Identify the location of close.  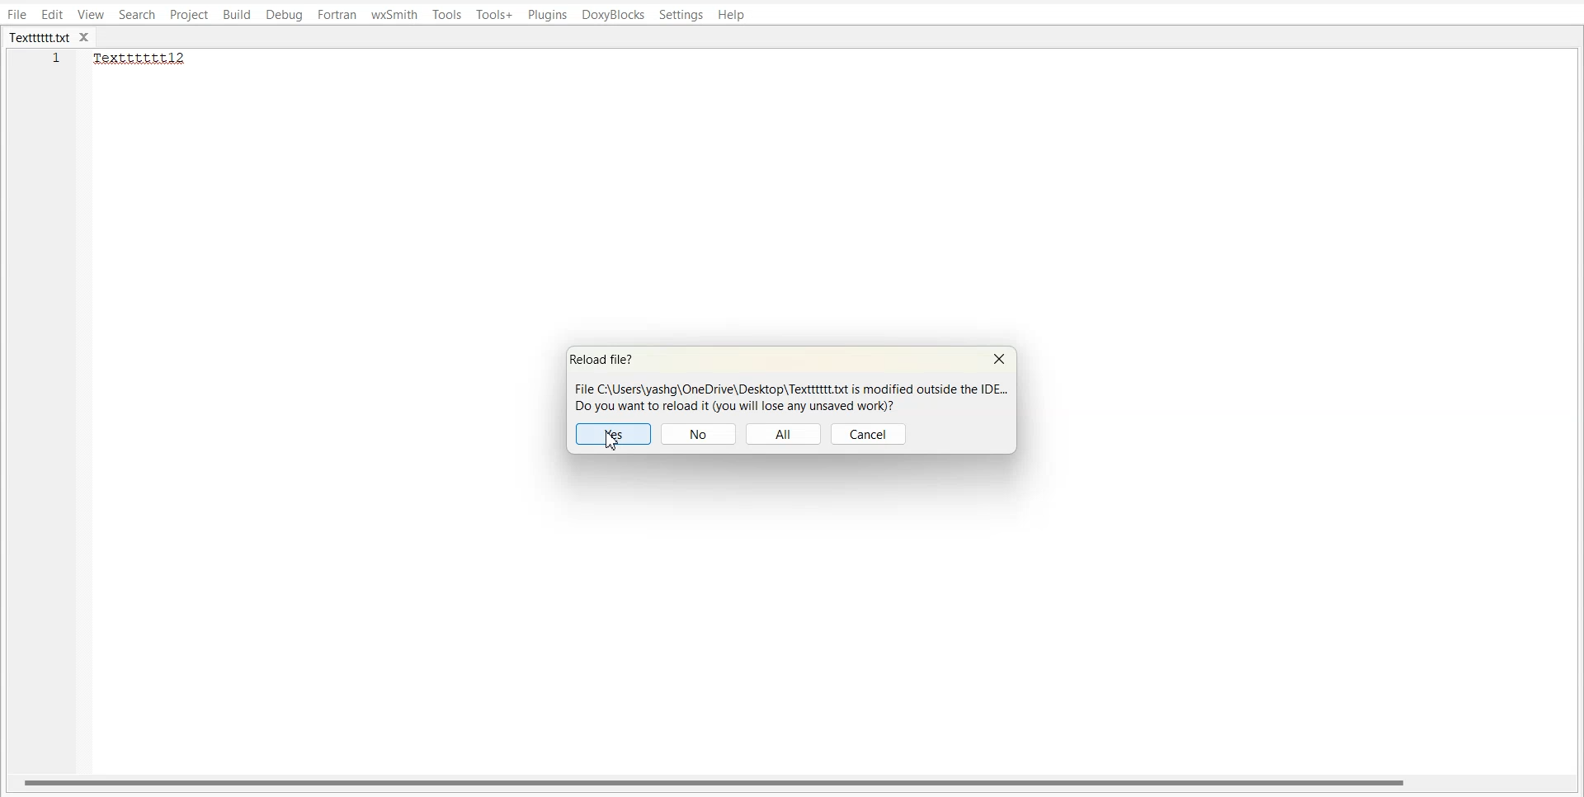
(88, 38).